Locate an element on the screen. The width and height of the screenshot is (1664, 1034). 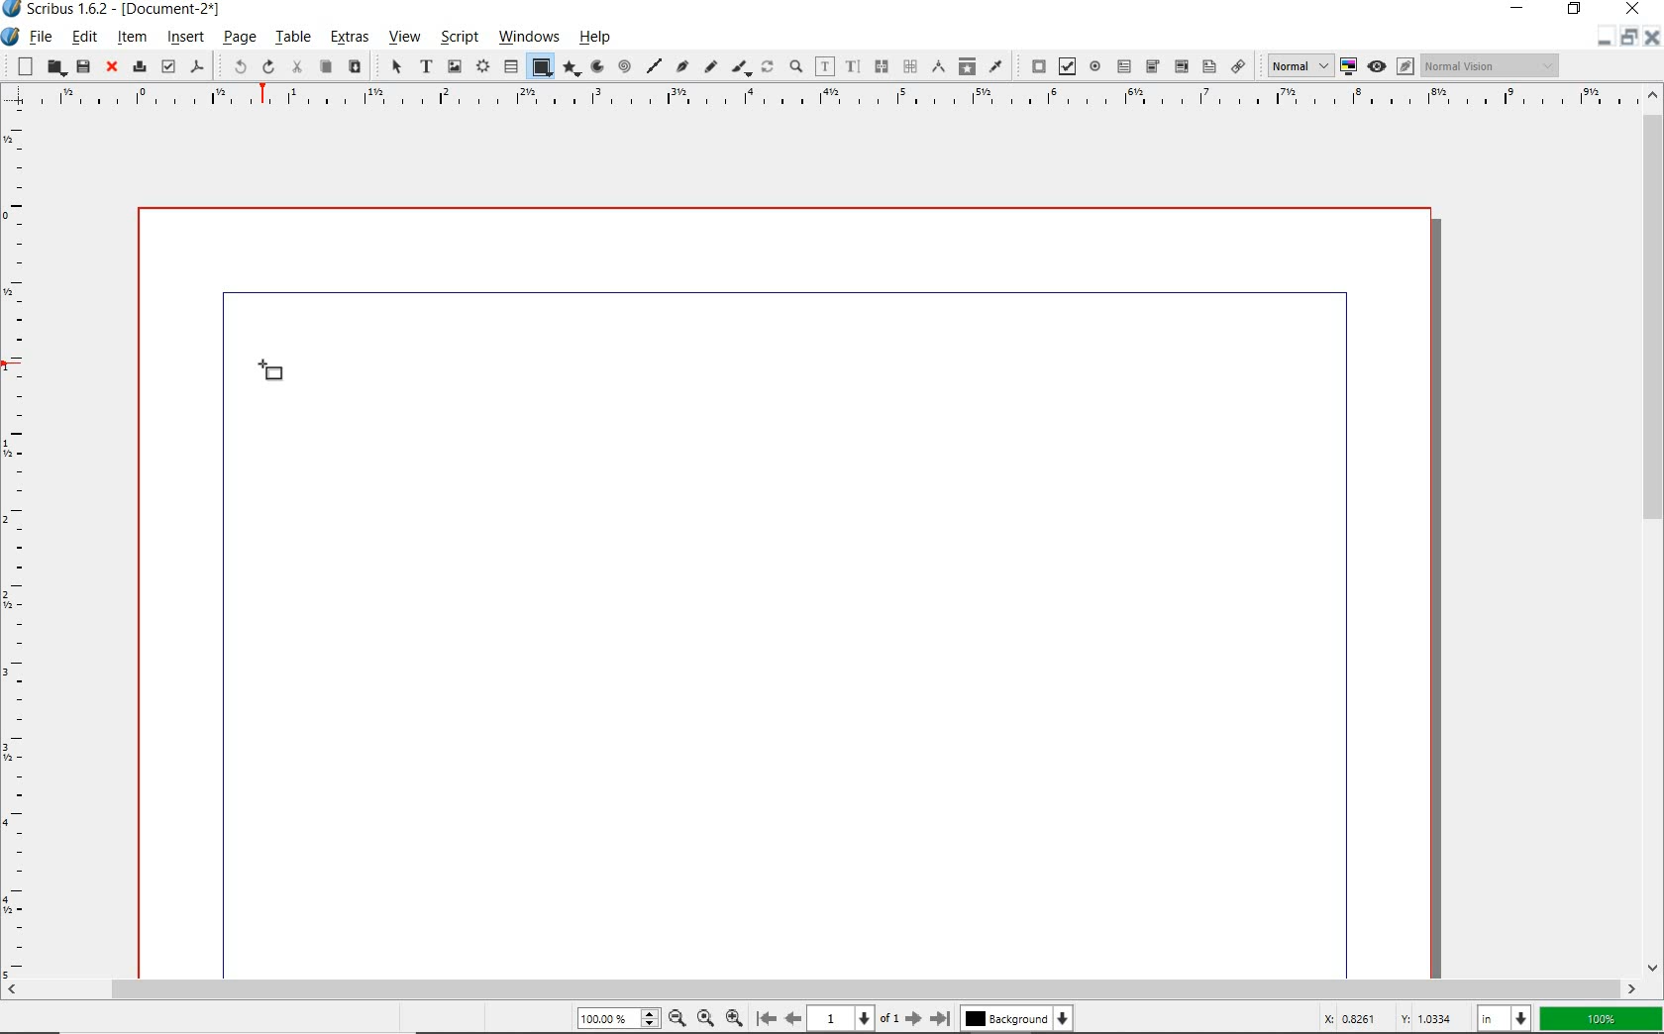
image frame is located at coordinates (454, 66).